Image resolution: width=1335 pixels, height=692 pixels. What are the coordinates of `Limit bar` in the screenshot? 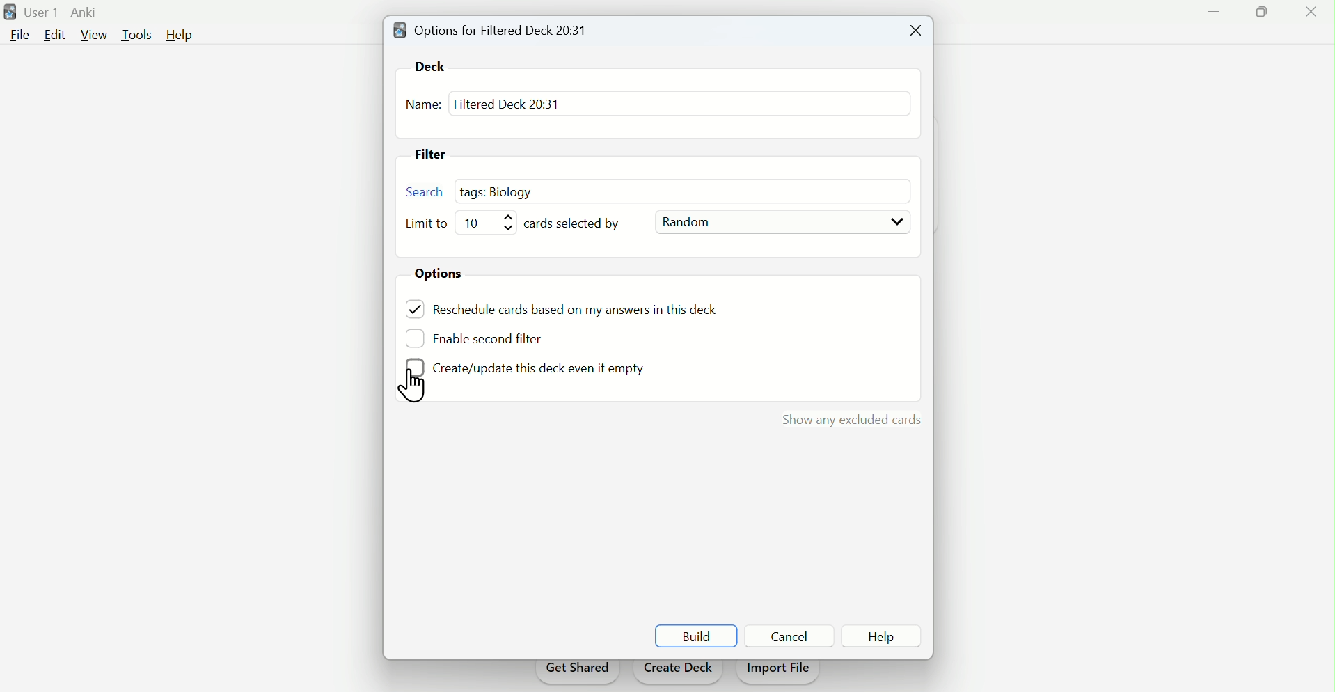 It's located at (491, 222).